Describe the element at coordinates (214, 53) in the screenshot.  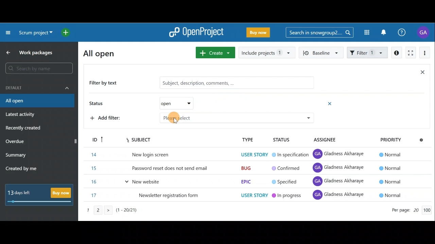
I see `Create` at that location.